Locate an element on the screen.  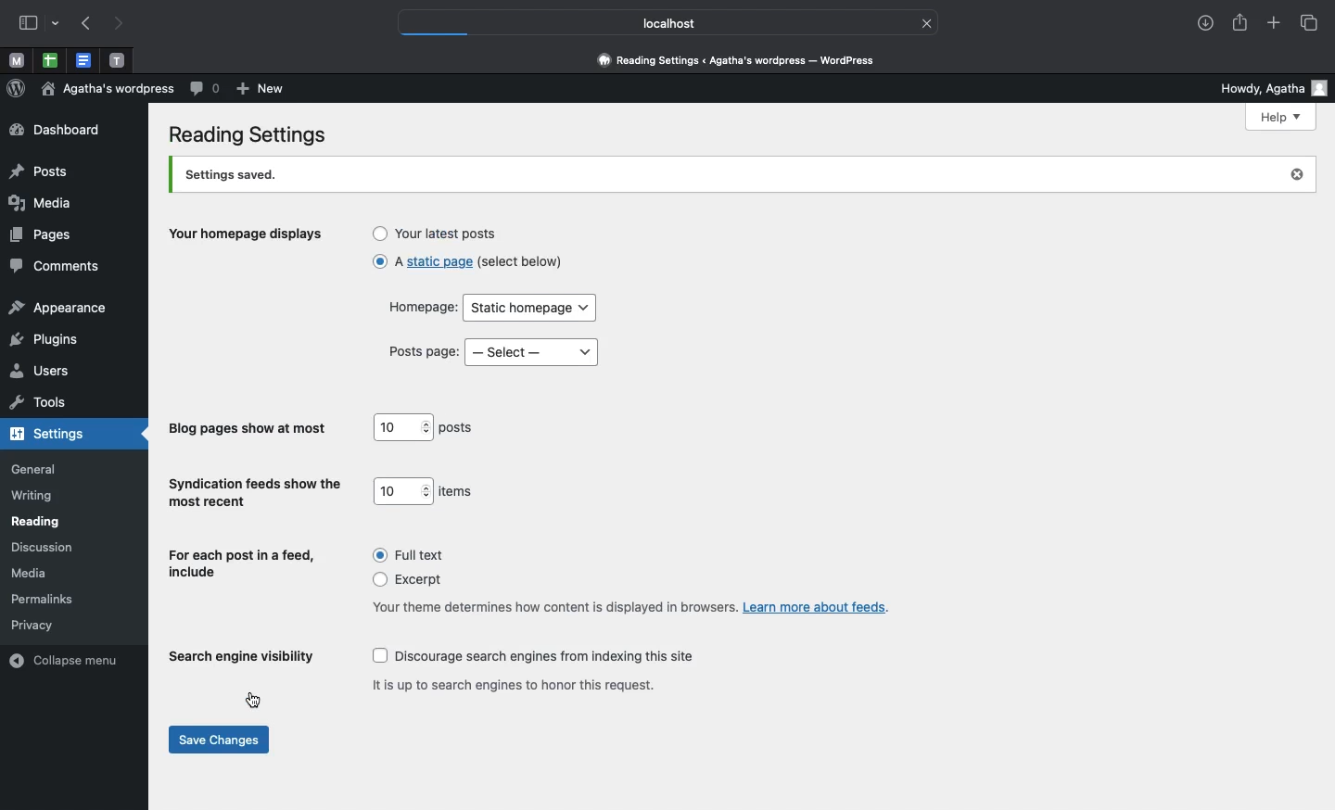
select is located at coordinates (534, 352).